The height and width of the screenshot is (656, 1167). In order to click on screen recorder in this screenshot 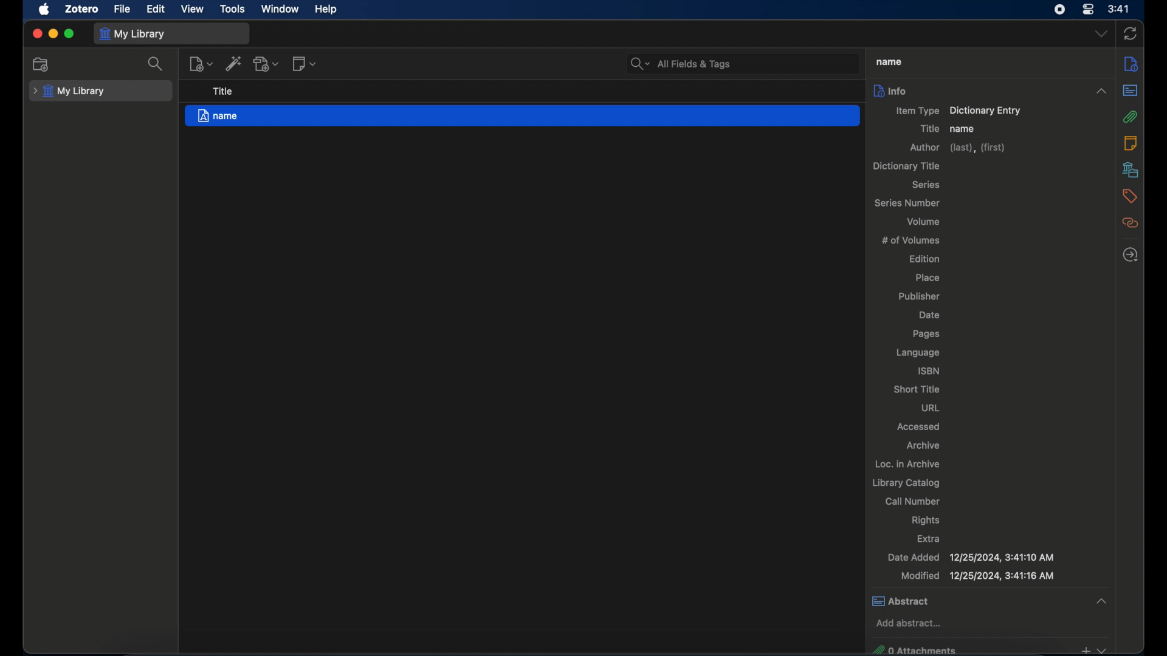, I will do `click(1061, 10)`.